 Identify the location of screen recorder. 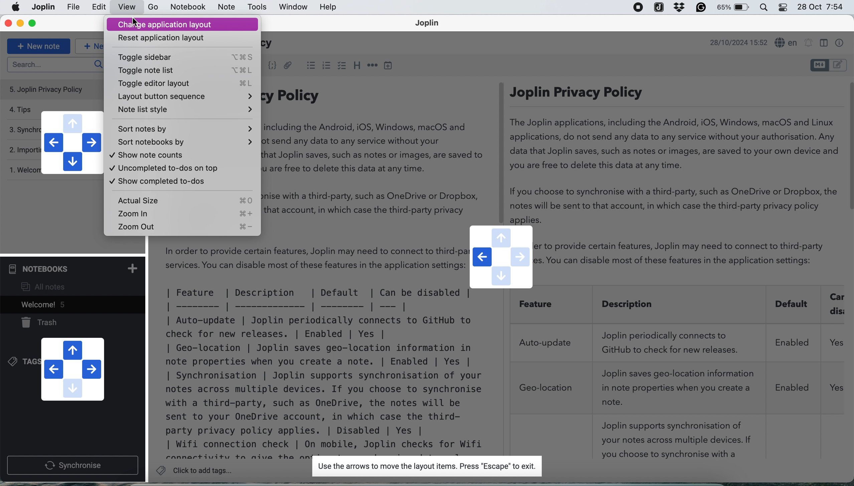
(638, 8).